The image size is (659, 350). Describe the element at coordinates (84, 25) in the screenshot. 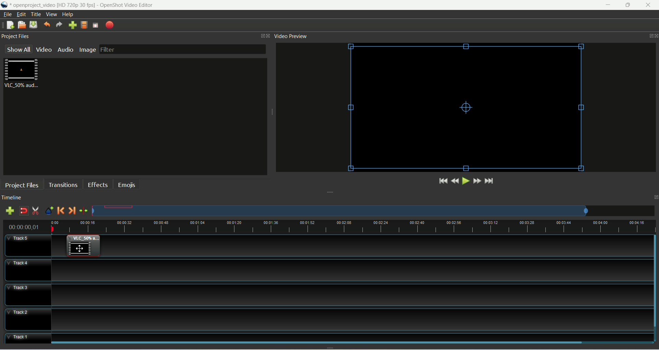

I see `choose profile` at that location.